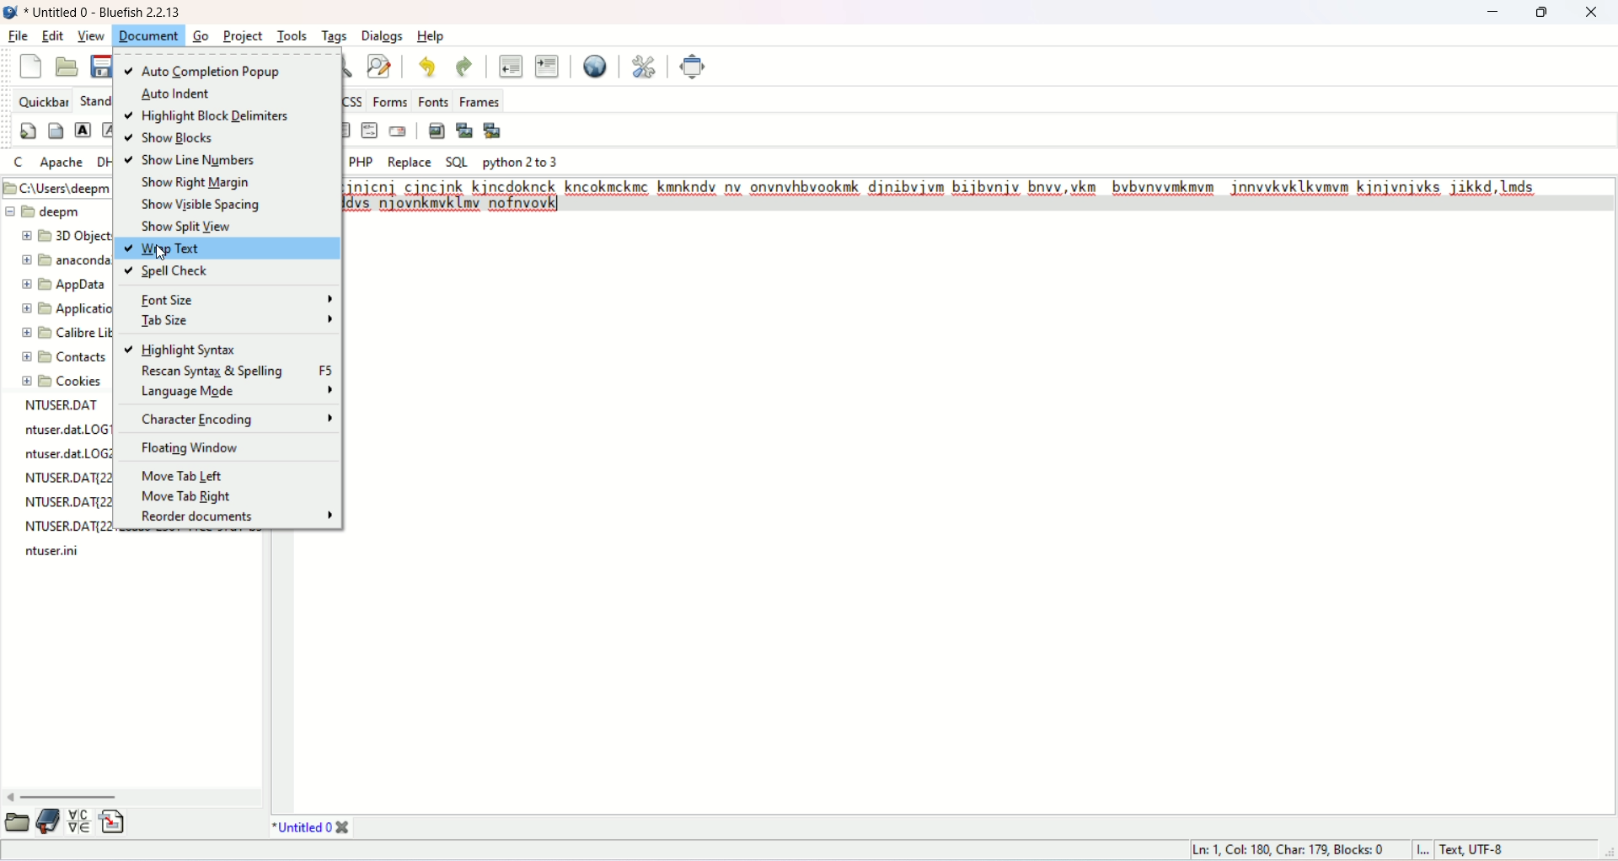 The width and height of the screenshot is (1618, 861). I want to click on cookies, so click(57, 382).